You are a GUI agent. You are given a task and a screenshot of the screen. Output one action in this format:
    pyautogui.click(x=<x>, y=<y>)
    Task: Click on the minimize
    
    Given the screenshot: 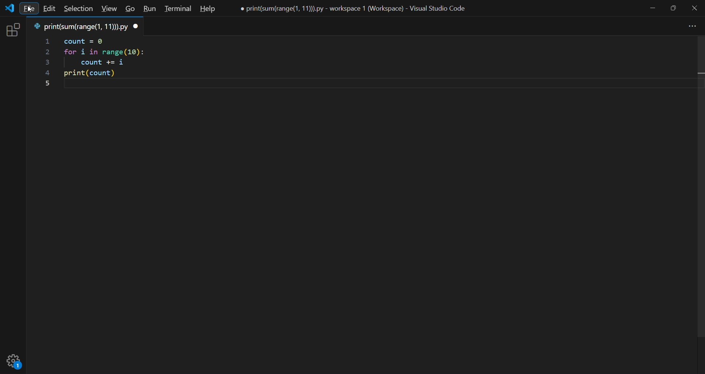 What is the action you would take?
    pyautogui.click(x=652, y=8)
    